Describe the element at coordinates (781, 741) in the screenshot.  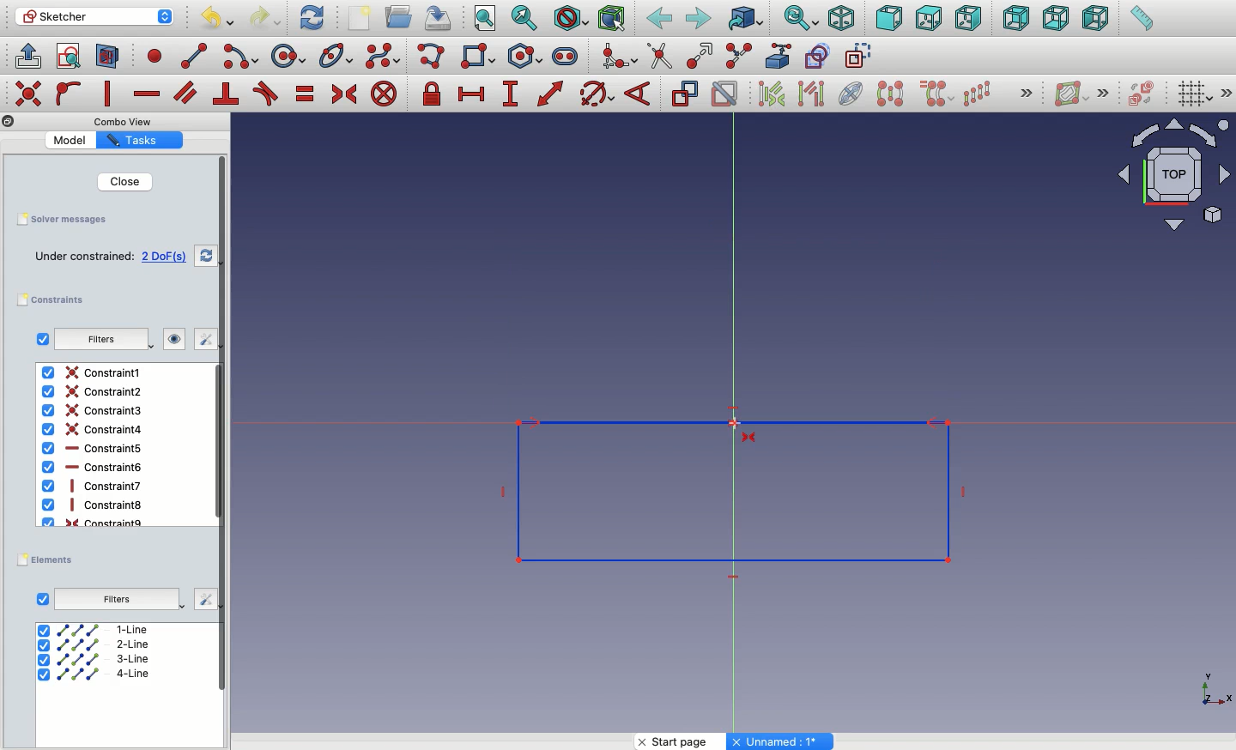
I see `Unnamed: 1` at that location.